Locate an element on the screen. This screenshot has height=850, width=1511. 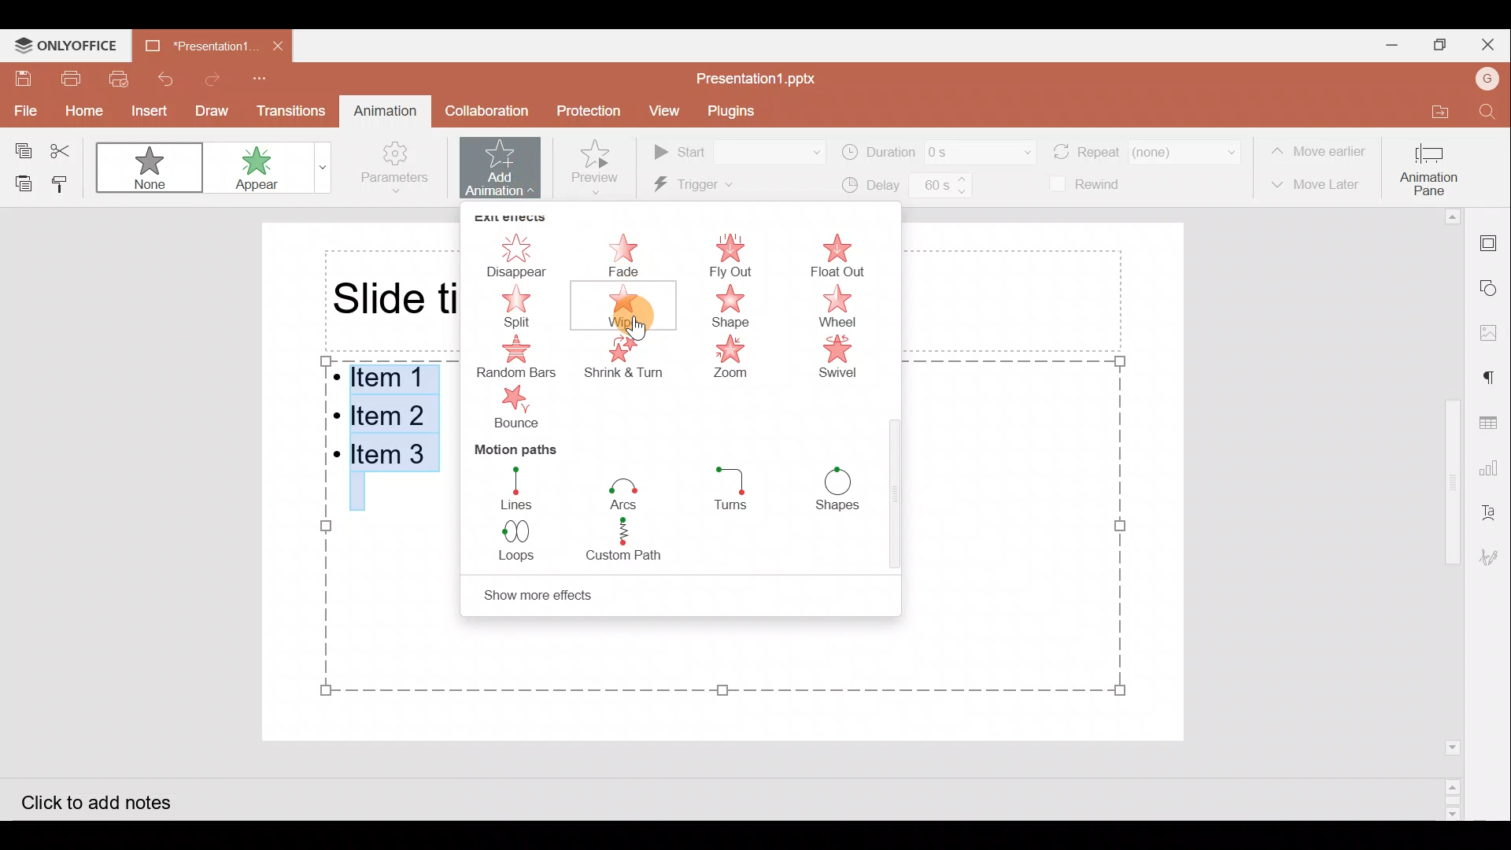
File is located at coordinates (20, 109).